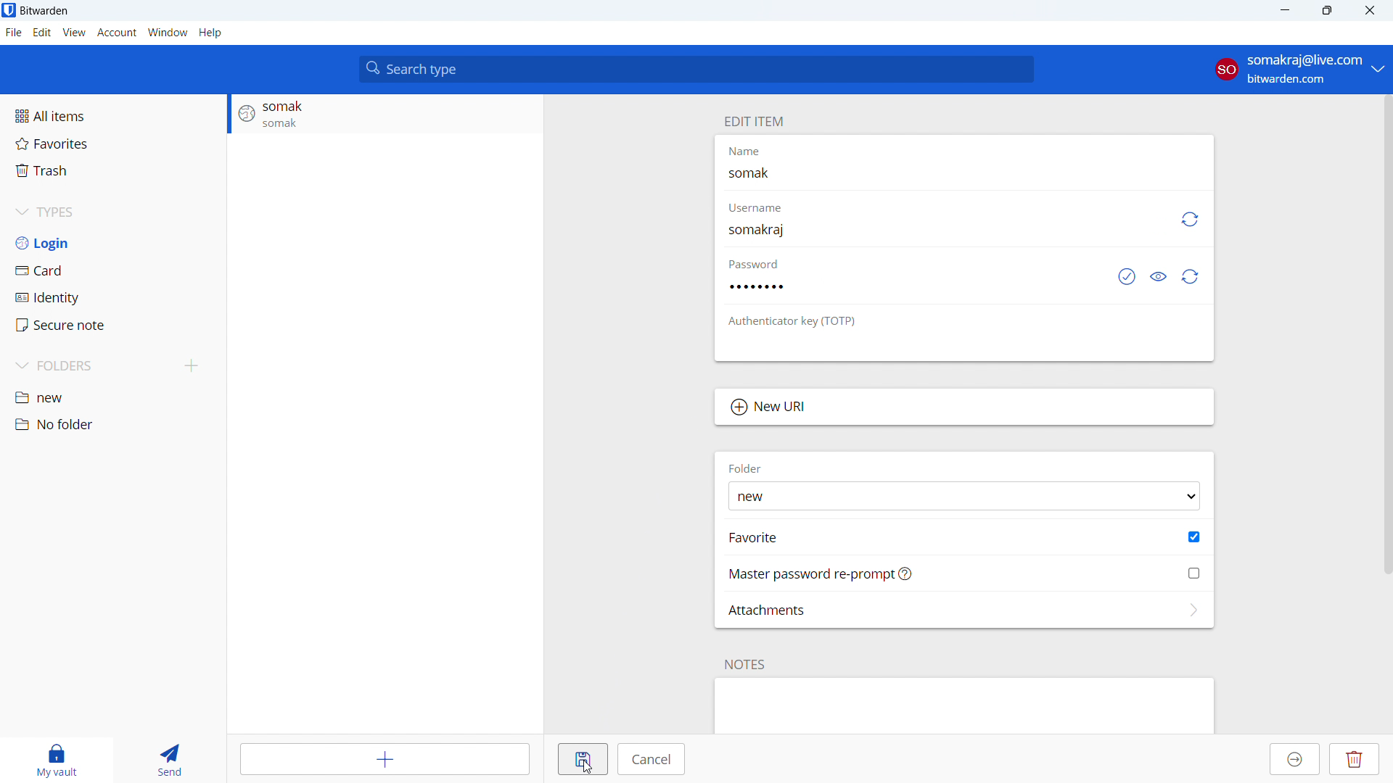 This screenshot has height=783, width=1393. What do you see at coordinates (963, 707) in the screenshot?
I see `add note` at bounding box center [963, 707].